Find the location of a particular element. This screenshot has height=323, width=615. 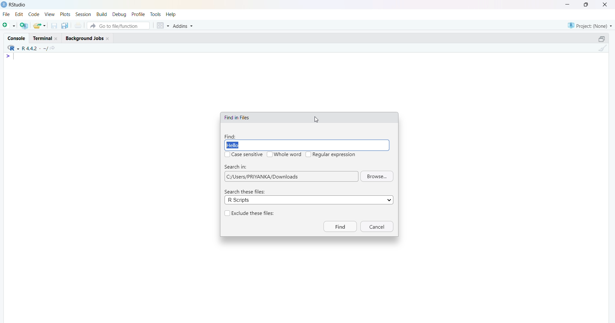

Background jobs is located at coordinates (84, 39).